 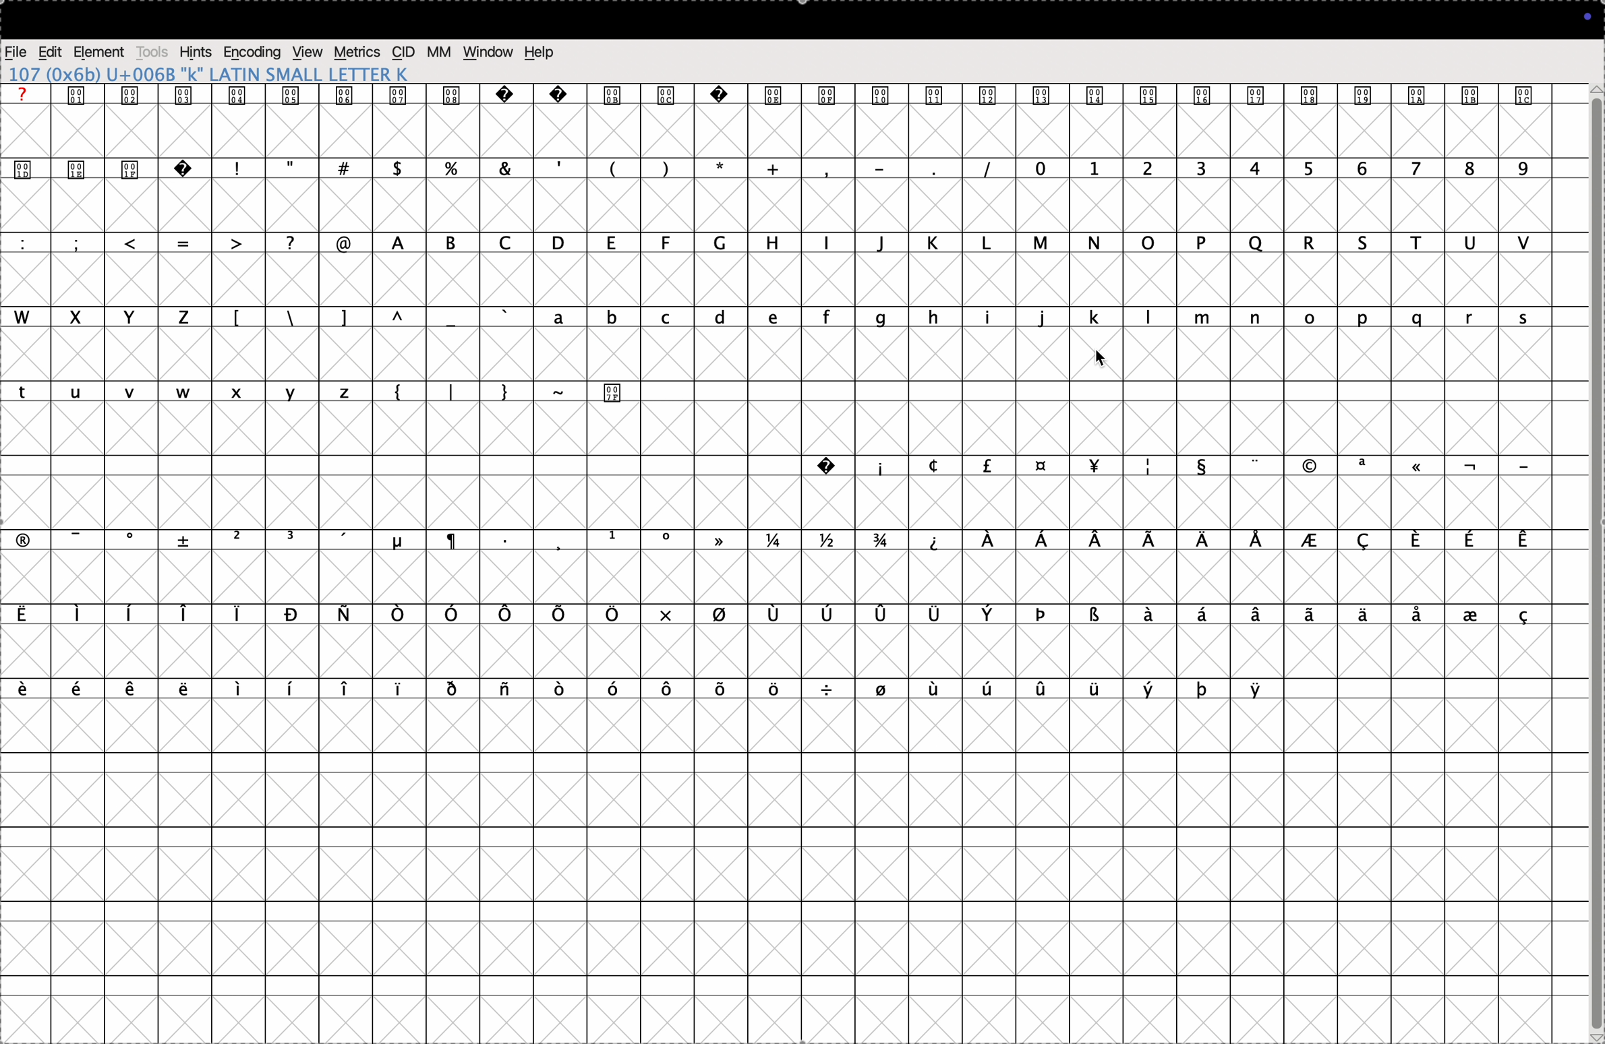 What do you see at coordinates (668, 243) in the screenshot?
I see `f` at bounding box center [668, 243].